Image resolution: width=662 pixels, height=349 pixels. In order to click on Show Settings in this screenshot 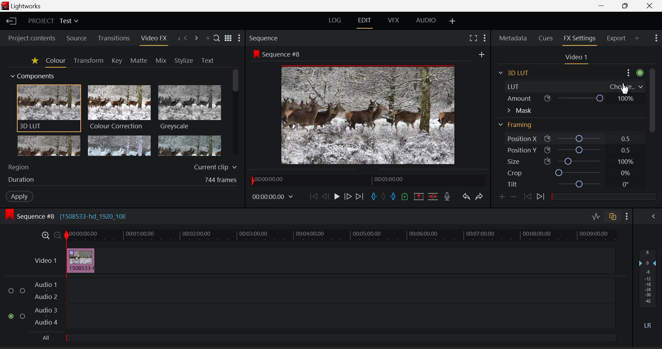, I will do `click(240, 38)`.